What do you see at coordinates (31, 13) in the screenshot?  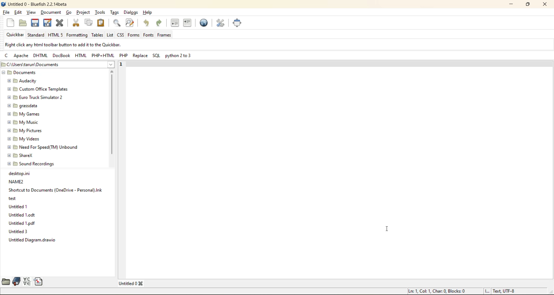 I see `view` at bounding box center [31, 13].